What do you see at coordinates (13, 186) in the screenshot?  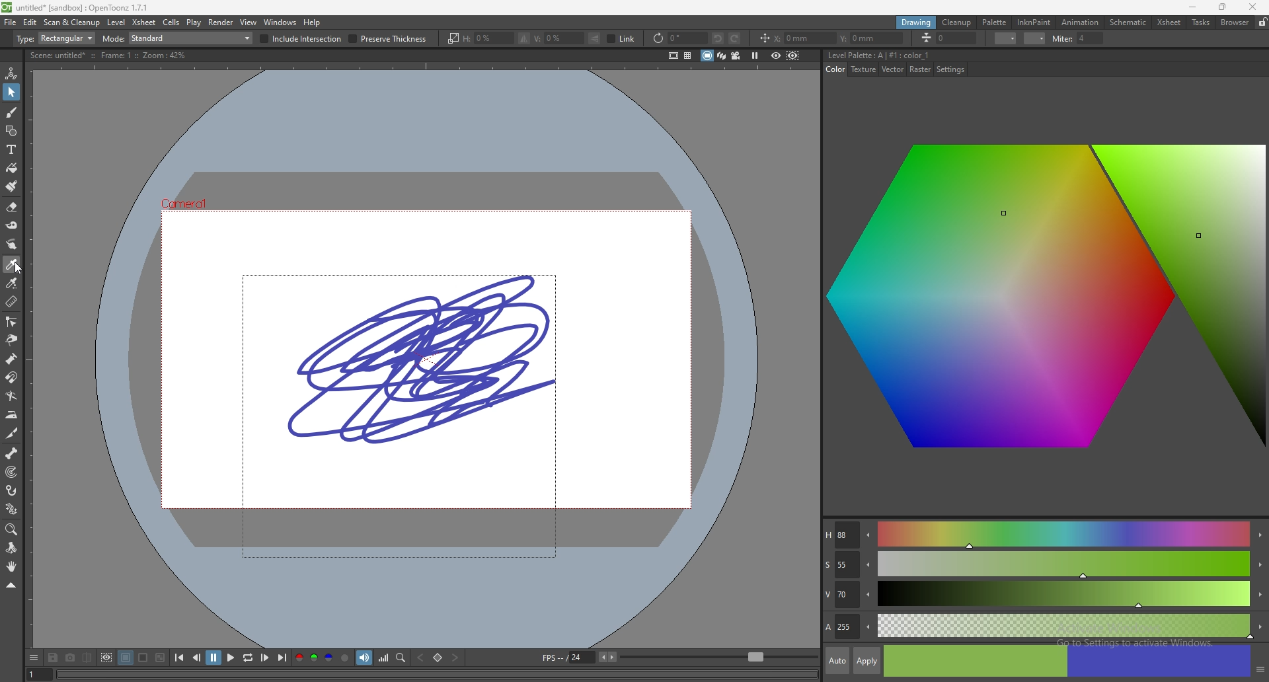 I see `paintbrush tool` at bounding box center [13, 186].